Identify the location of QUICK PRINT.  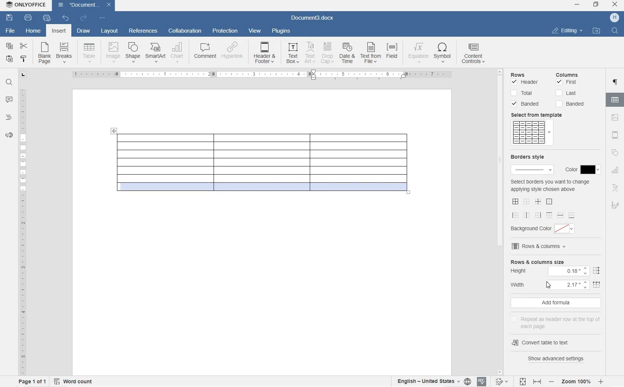
(46, 19).